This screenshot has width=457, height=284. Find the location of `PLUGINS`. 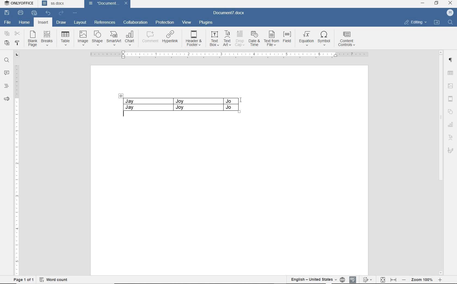

PLUGINS is located at coordinates (206, 22).